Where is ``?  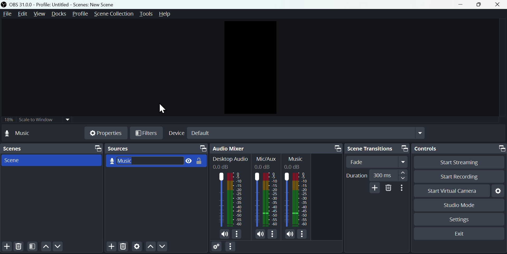
 is located at coordinates (224, 167).